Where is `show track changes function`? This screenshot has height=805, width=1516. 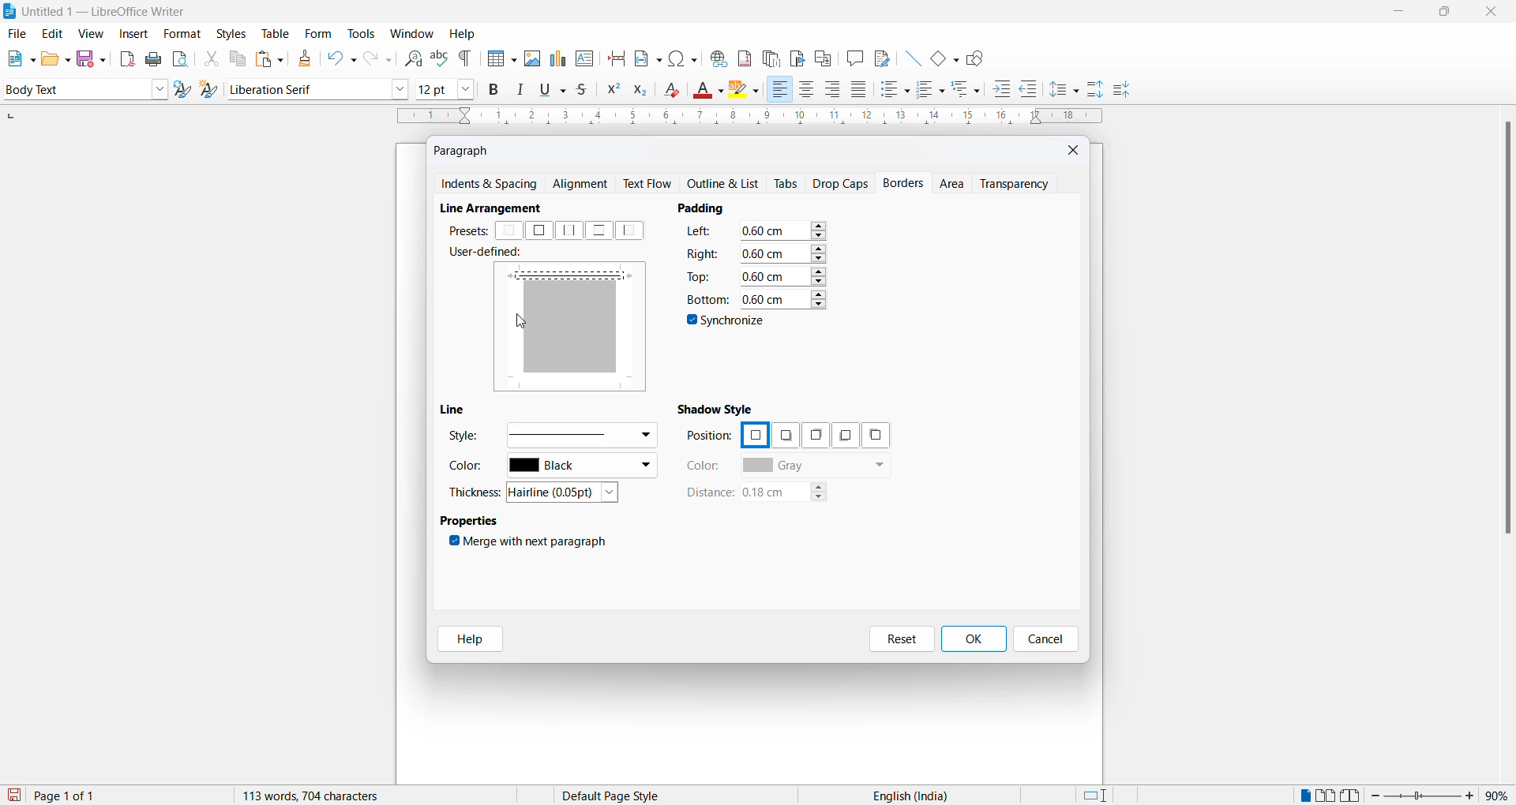 show track changes function is located at coordinates (823, 57).